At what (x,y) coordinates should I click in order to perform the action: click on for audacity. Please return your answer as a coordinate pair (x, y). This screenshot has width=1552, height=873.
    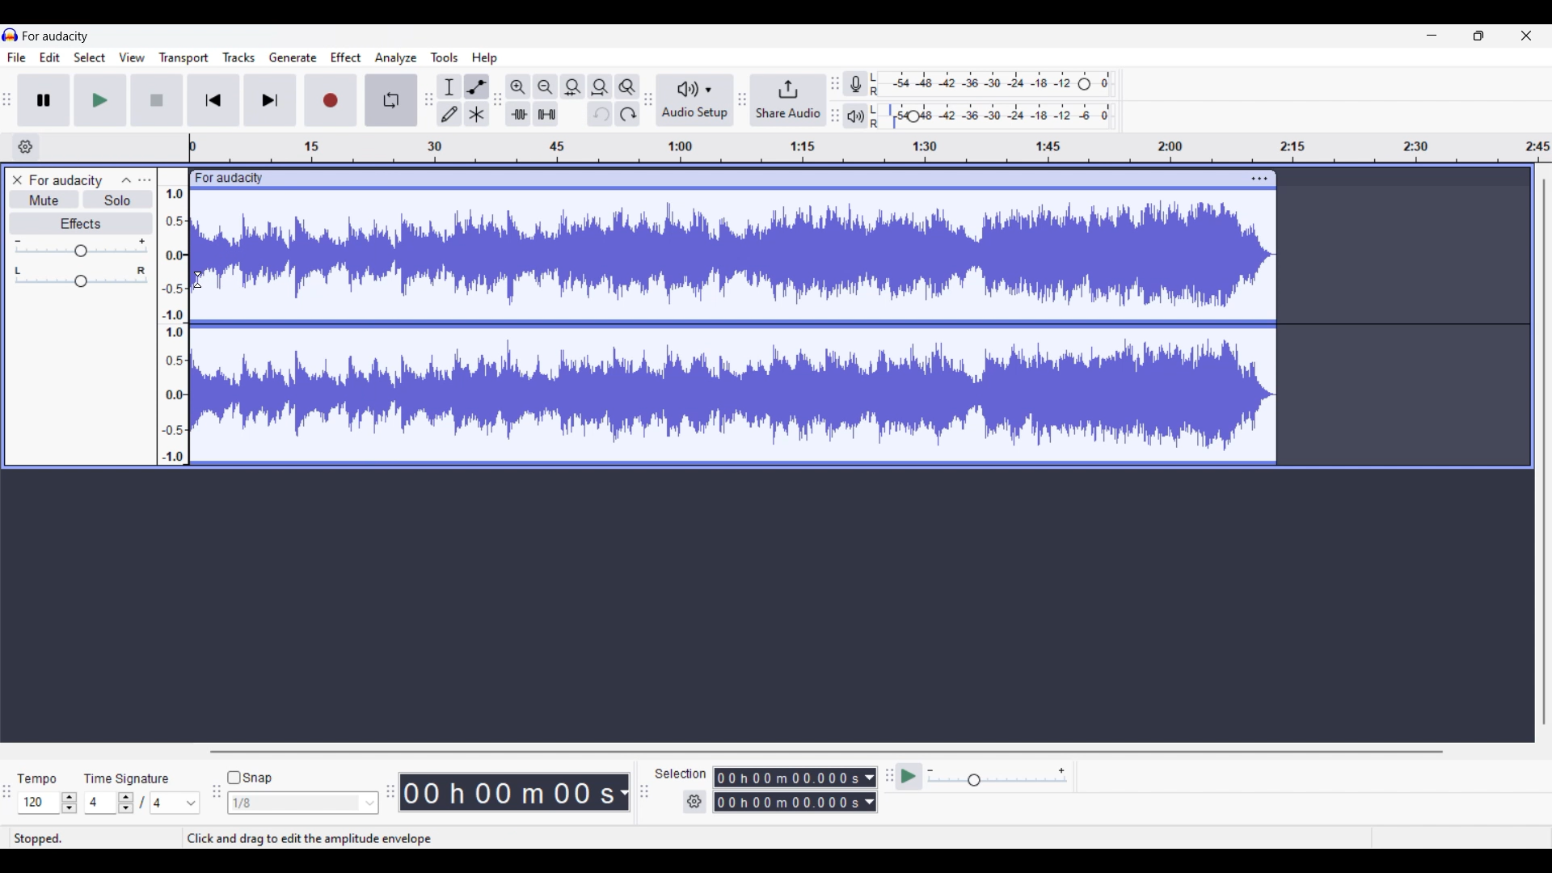
    Looking at the image, I should click on (57, 36).